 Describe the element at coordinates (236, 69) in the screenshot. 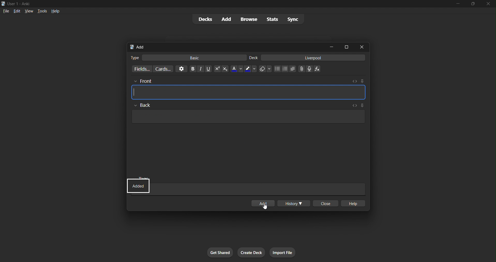

I see `text color` at that location.